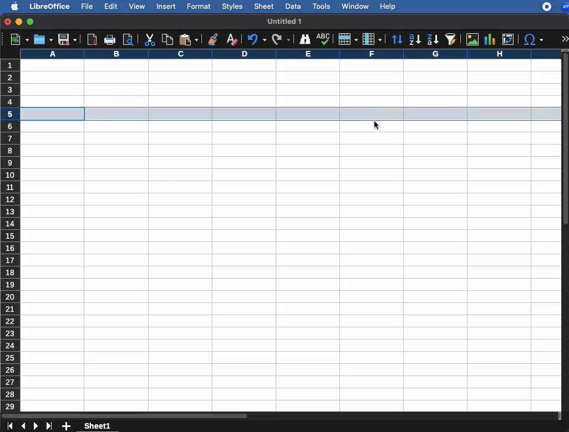 This screenshot has width=569, height=432. Describe the element at coordinates (491, 39) in the screenshot. I see `chart` at that location.